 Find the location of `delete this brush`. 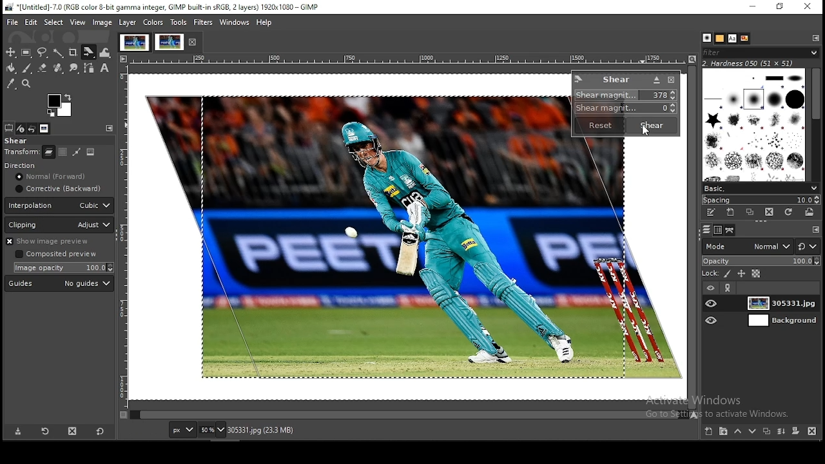

delete this brush is located at coordinates (769, 212).